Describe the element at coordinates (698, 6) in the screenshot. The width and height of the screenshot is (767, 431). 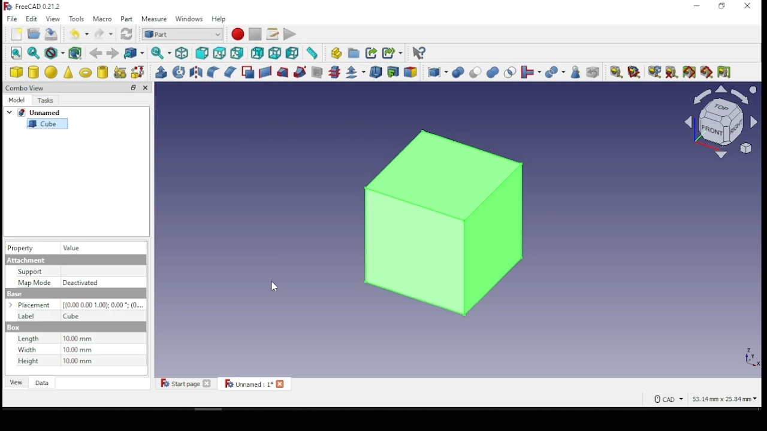
I see `minimize` at that location.